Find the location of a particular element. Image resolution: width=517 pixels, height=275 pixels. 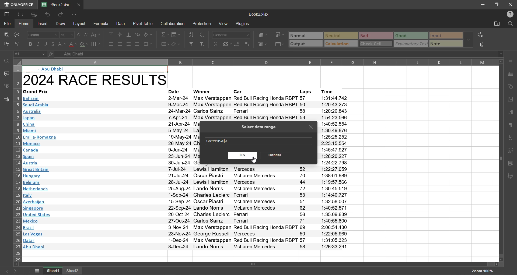

save is located at coordinates (6, 14).